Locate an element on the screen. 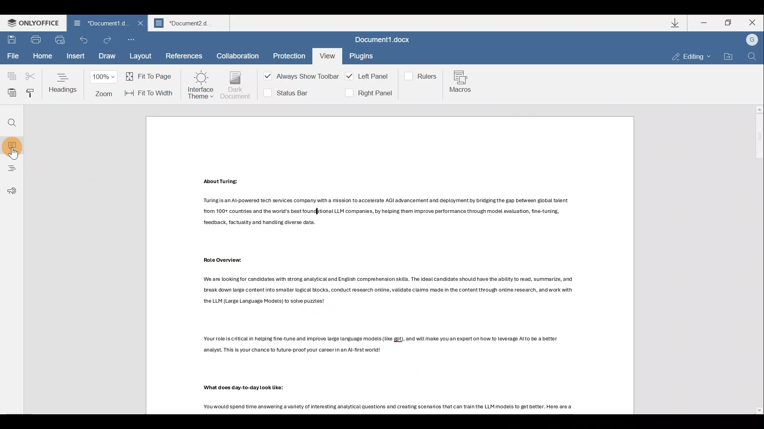 Image resolution: width=764 pixels, height=429 pixels. Redo is located at coordinates (108, 40).